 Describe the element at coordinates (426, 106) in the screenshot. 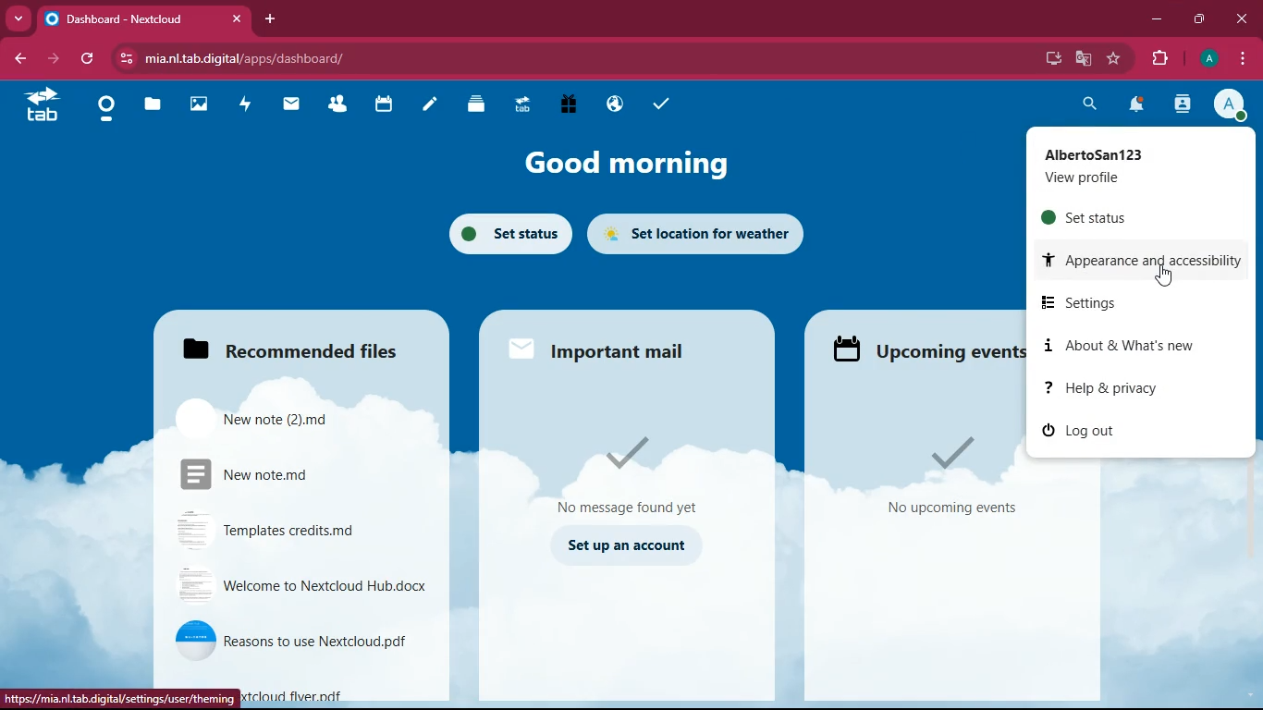

I see `notes` at that location.